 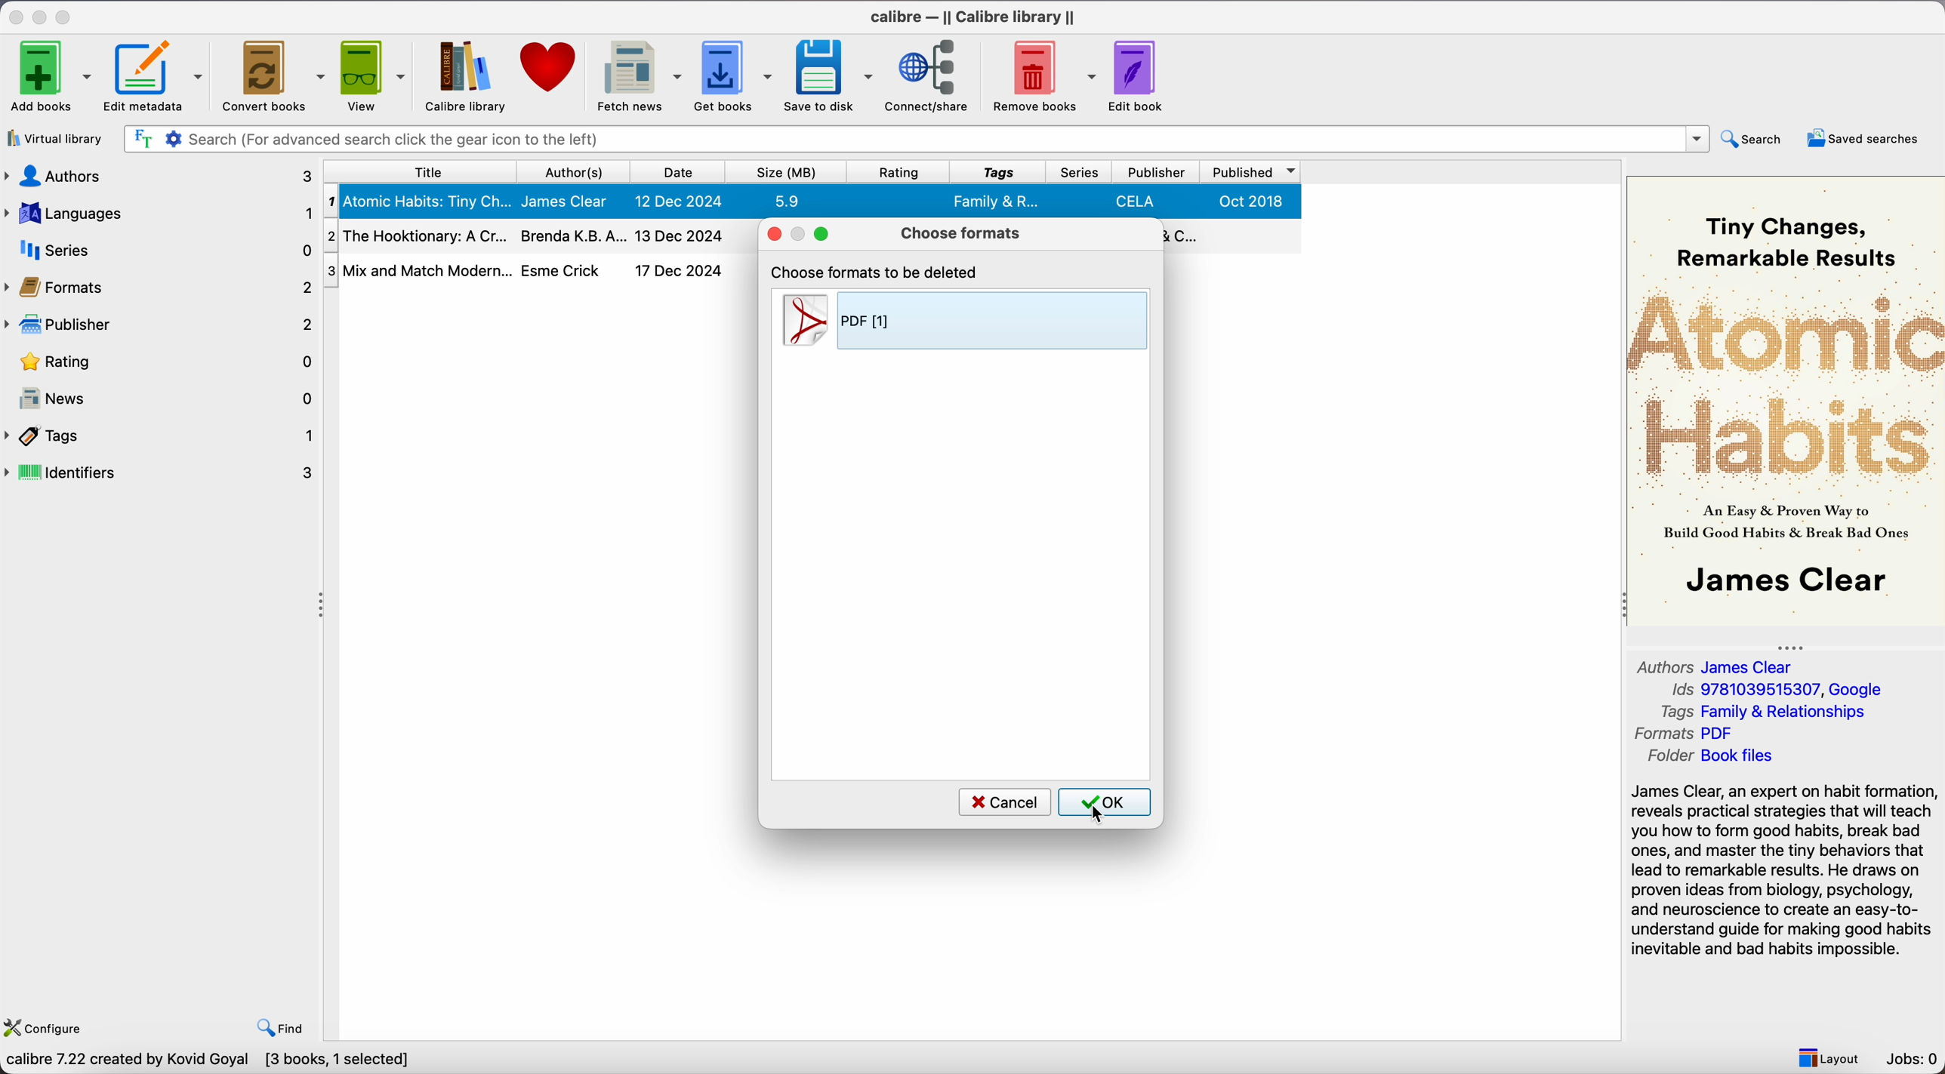 What do you see at coordinates (158, 250) in the screenshot?
I see `series` at bounding box center [158, 250].